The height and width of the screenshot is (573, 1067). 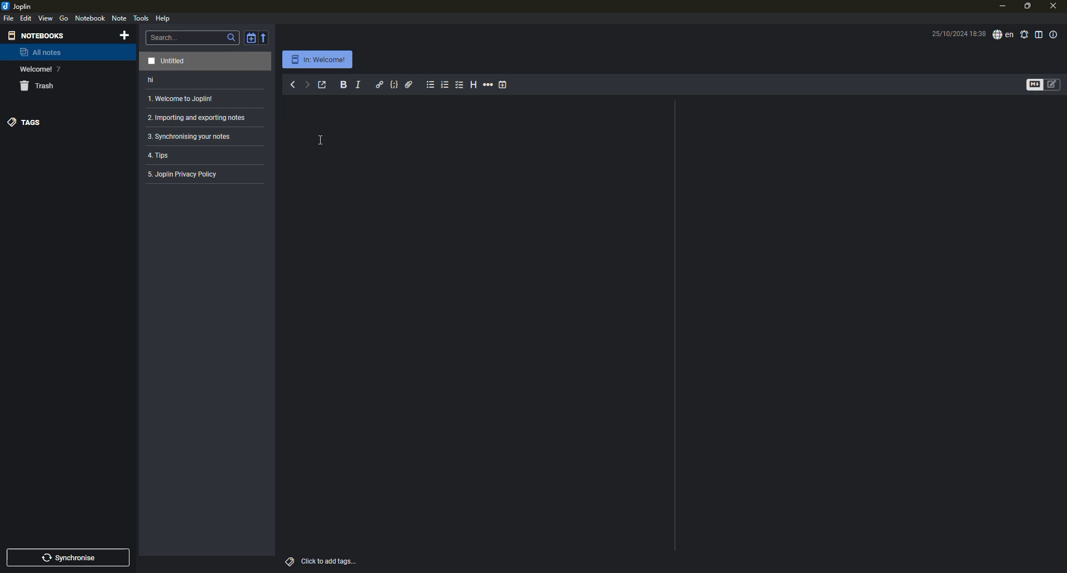 I want to click on edit, so click(x=26, y=18).